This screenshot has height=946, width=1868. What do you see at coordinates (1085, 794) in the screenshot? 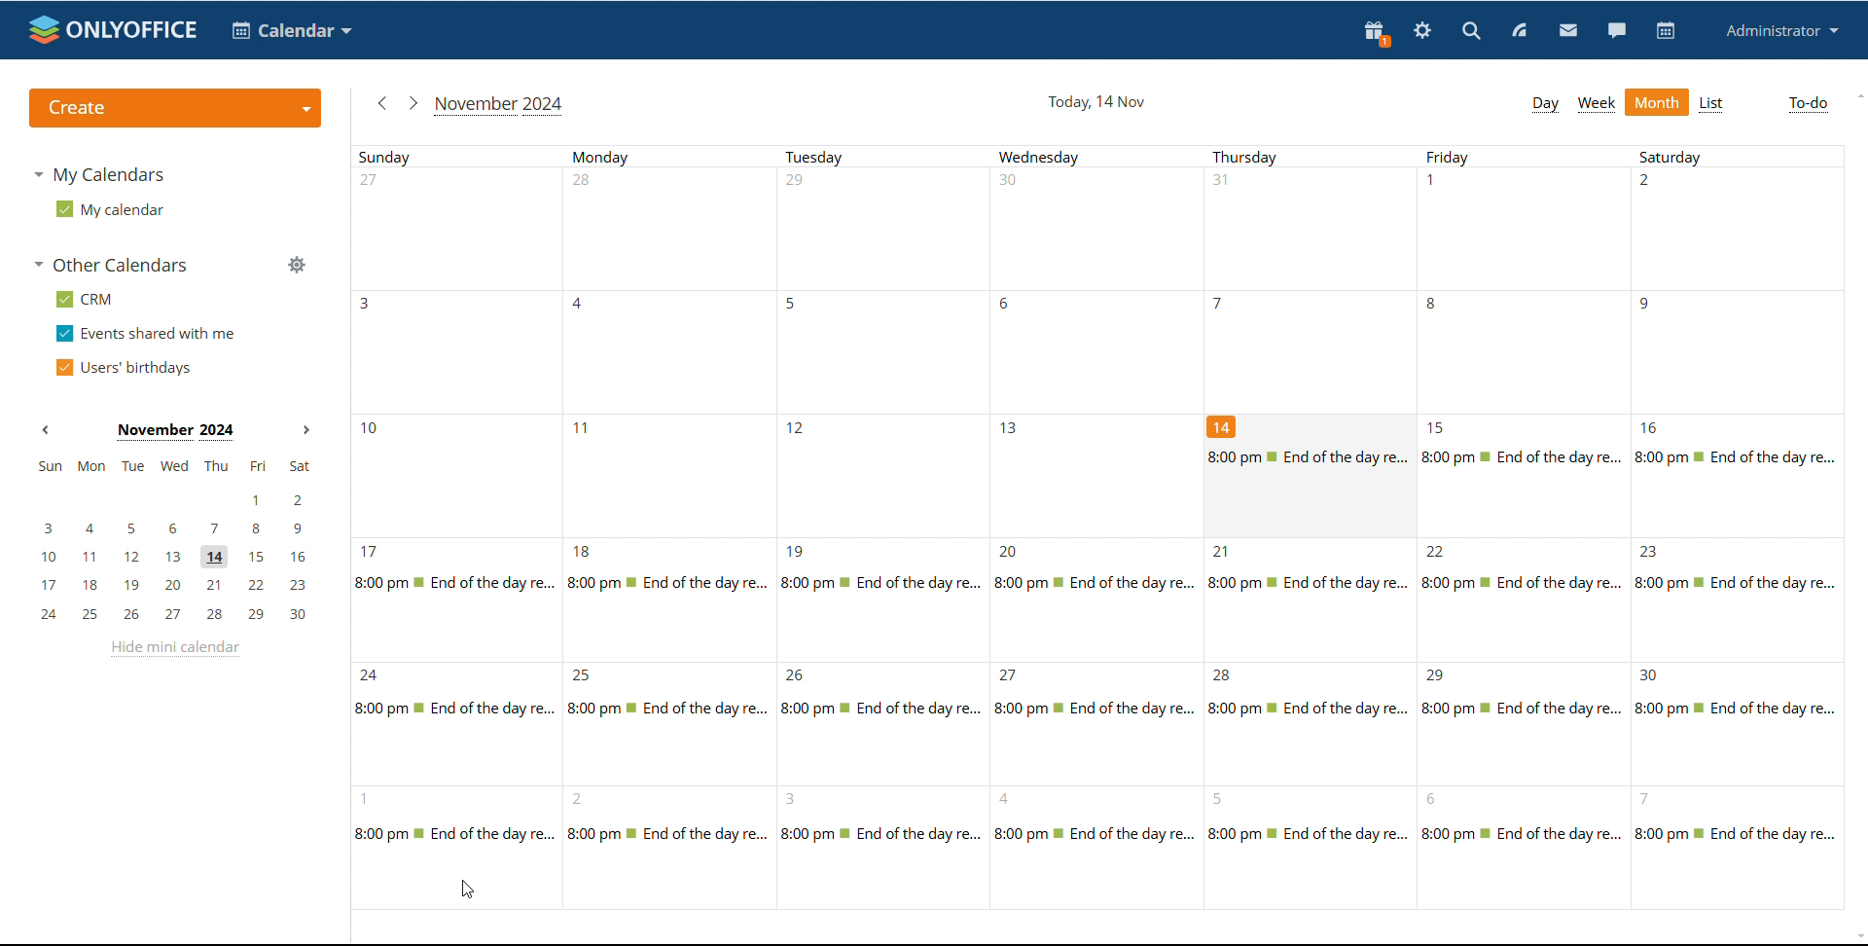
I see `Dates of the month` at bounding box center [1085, 794].